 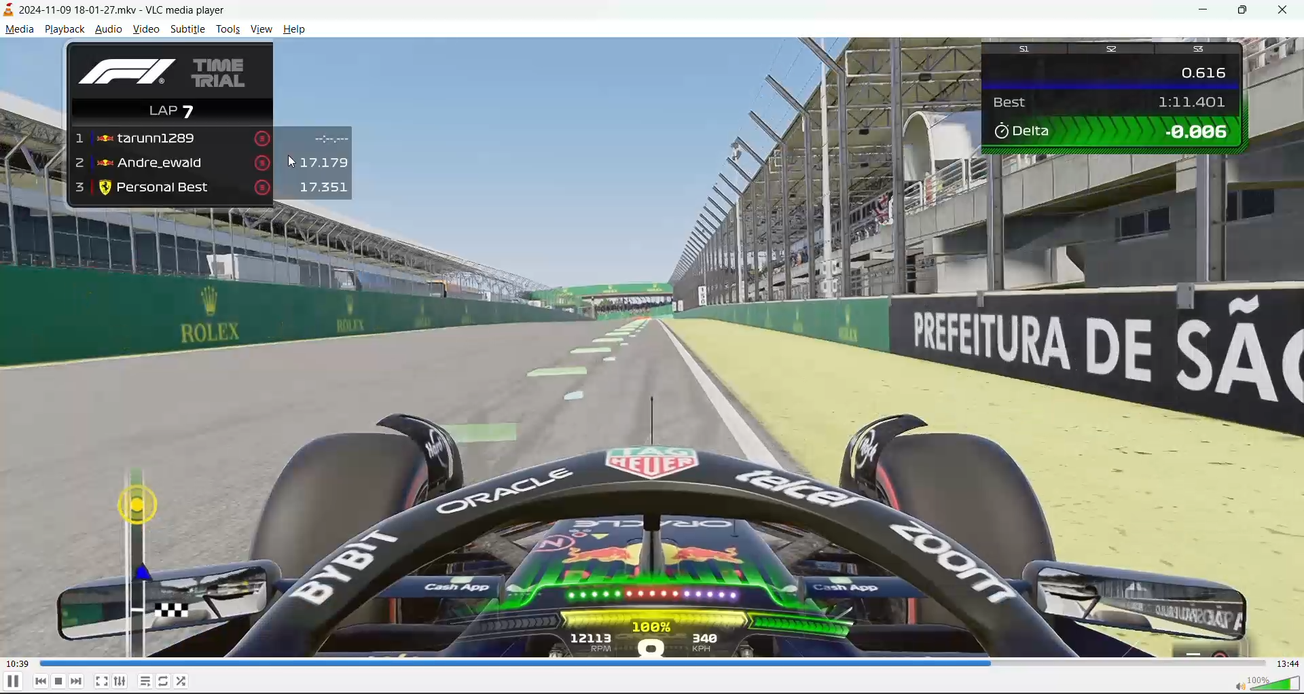 What do you see at coordinates (1288, 664) in the screenshot?
I see `total track time` at bounding box center [1288, 664].